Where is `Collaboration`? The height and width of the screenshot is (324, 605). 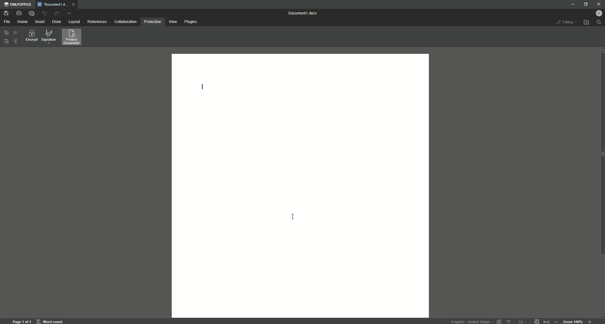
Collaboration is located at coordinates (126, 21).